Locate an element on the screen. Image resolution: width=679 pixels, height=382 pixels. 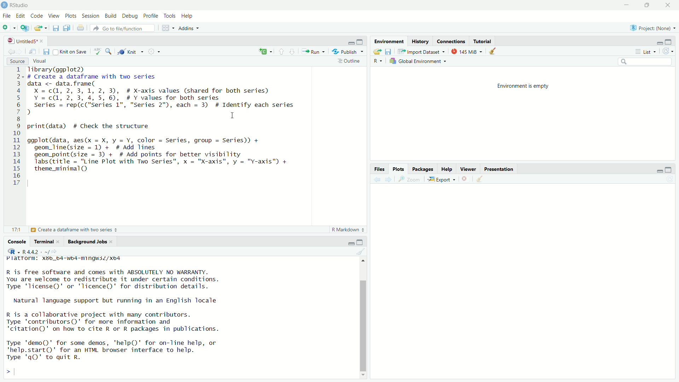
Maximize is located at coordinates (361, 42).